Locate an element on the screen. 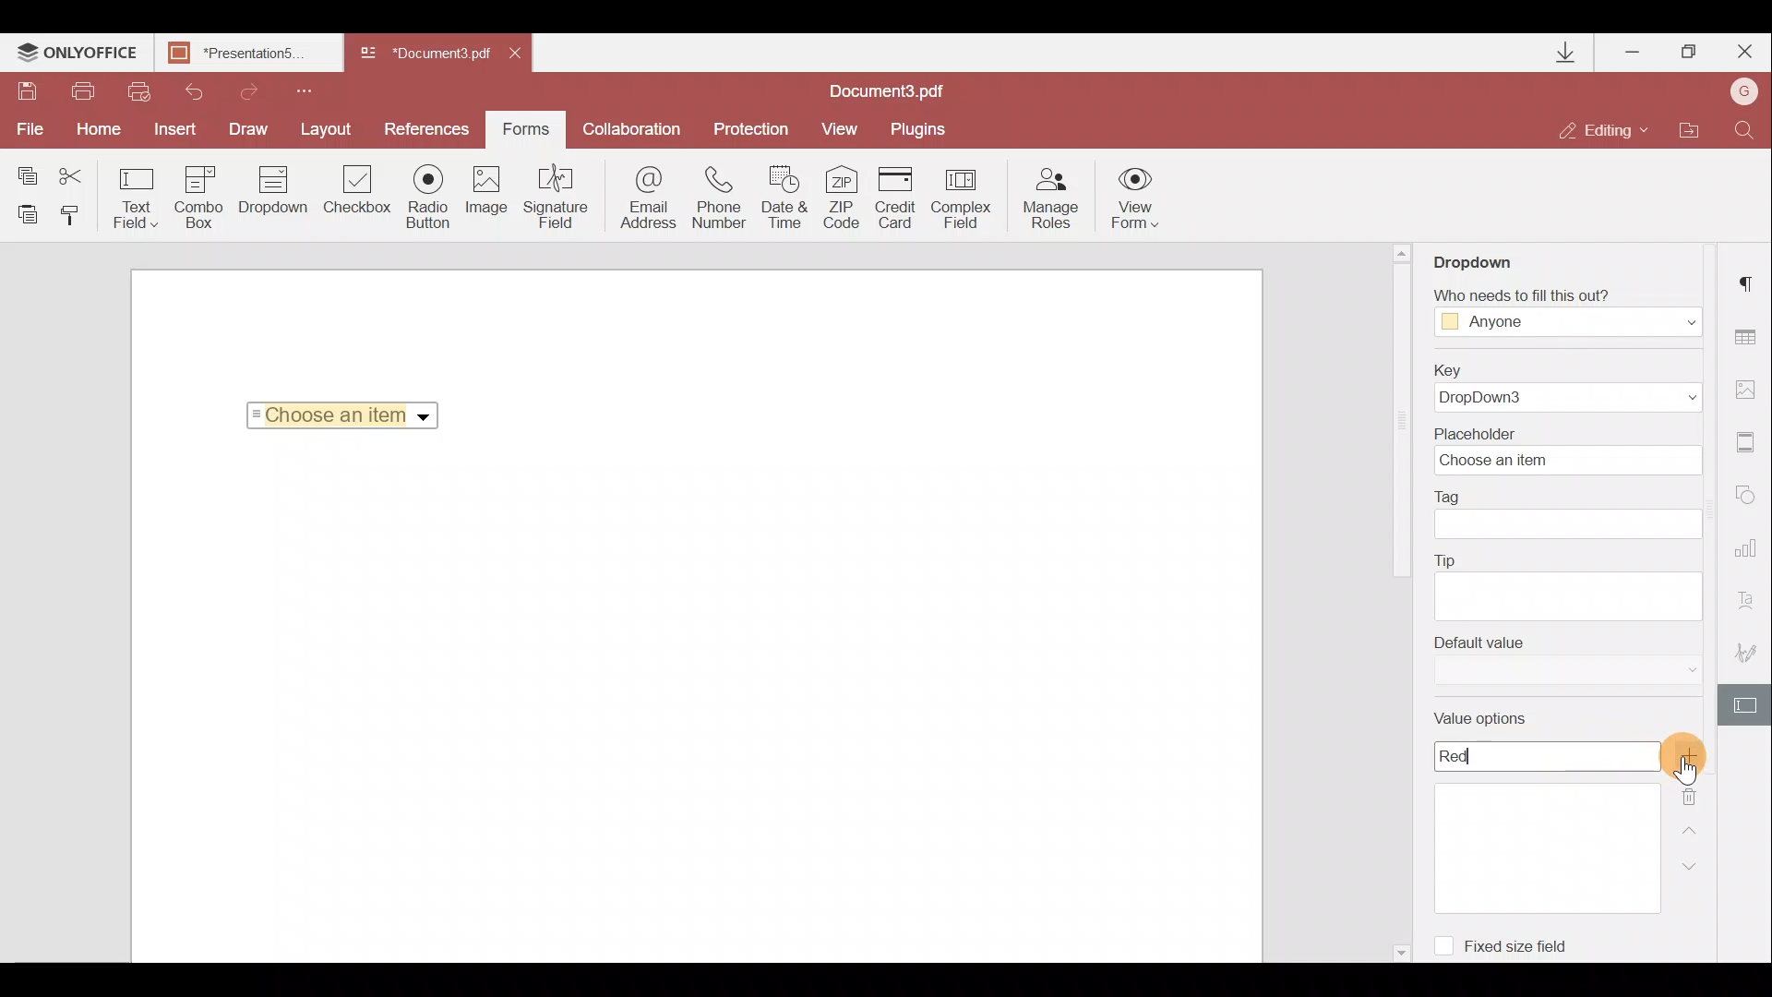 The height and width of the screenshot is (997, 1772). Form settings is located at coordinates (1745, 703).